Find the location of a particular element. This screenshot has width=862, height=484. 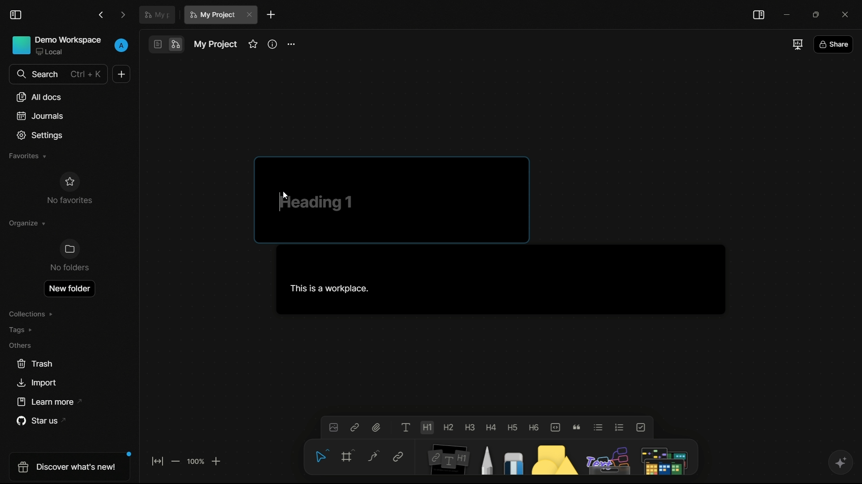

info is located at coordinates (273, 45).